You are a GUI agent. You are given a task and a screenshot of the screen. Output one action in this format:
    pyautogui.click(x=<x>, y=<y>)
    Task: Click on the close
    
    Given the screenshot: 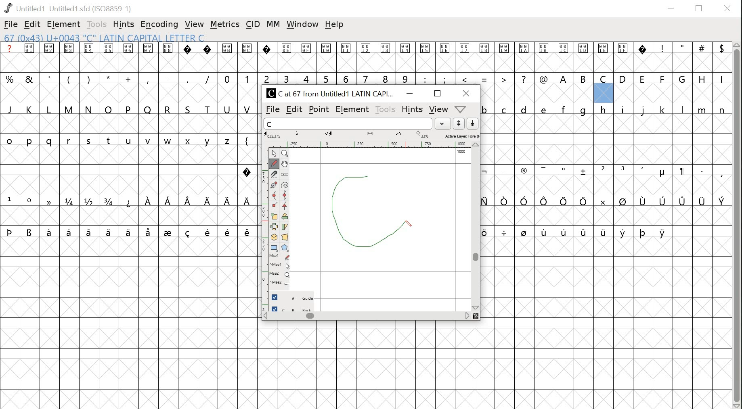 What is the action you would take?
    pyautogui.click(x=728, y=8)
    